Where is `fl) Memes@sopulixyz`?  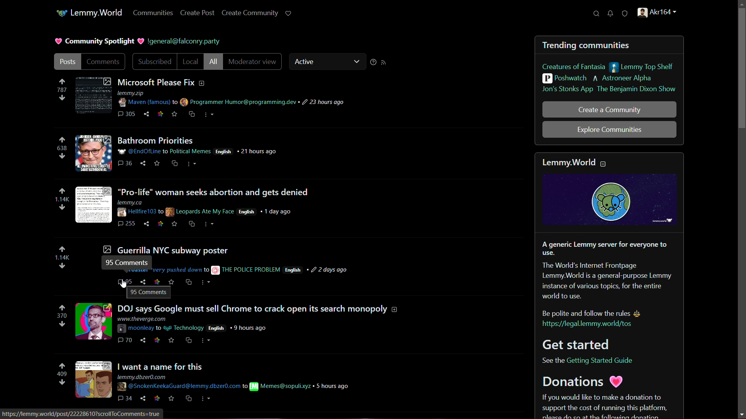
fl) Memes@sopulixyz is located at coordinates (281, 386).